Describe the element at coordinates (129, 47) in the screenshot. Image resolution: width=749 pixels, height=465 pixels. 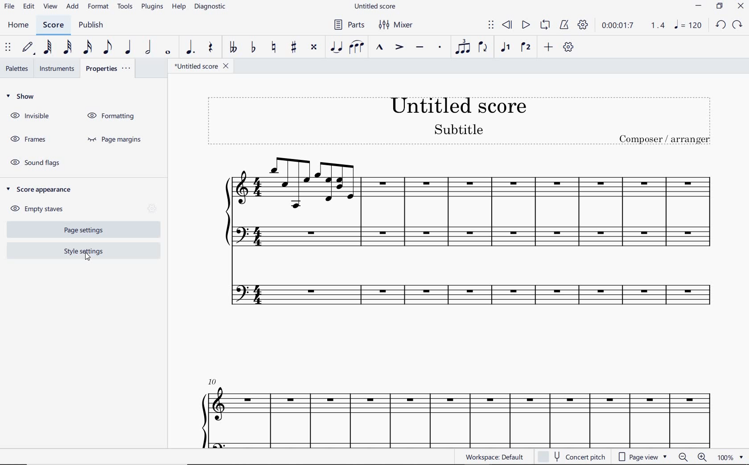
I see `QUARTER NOTE` at that location.